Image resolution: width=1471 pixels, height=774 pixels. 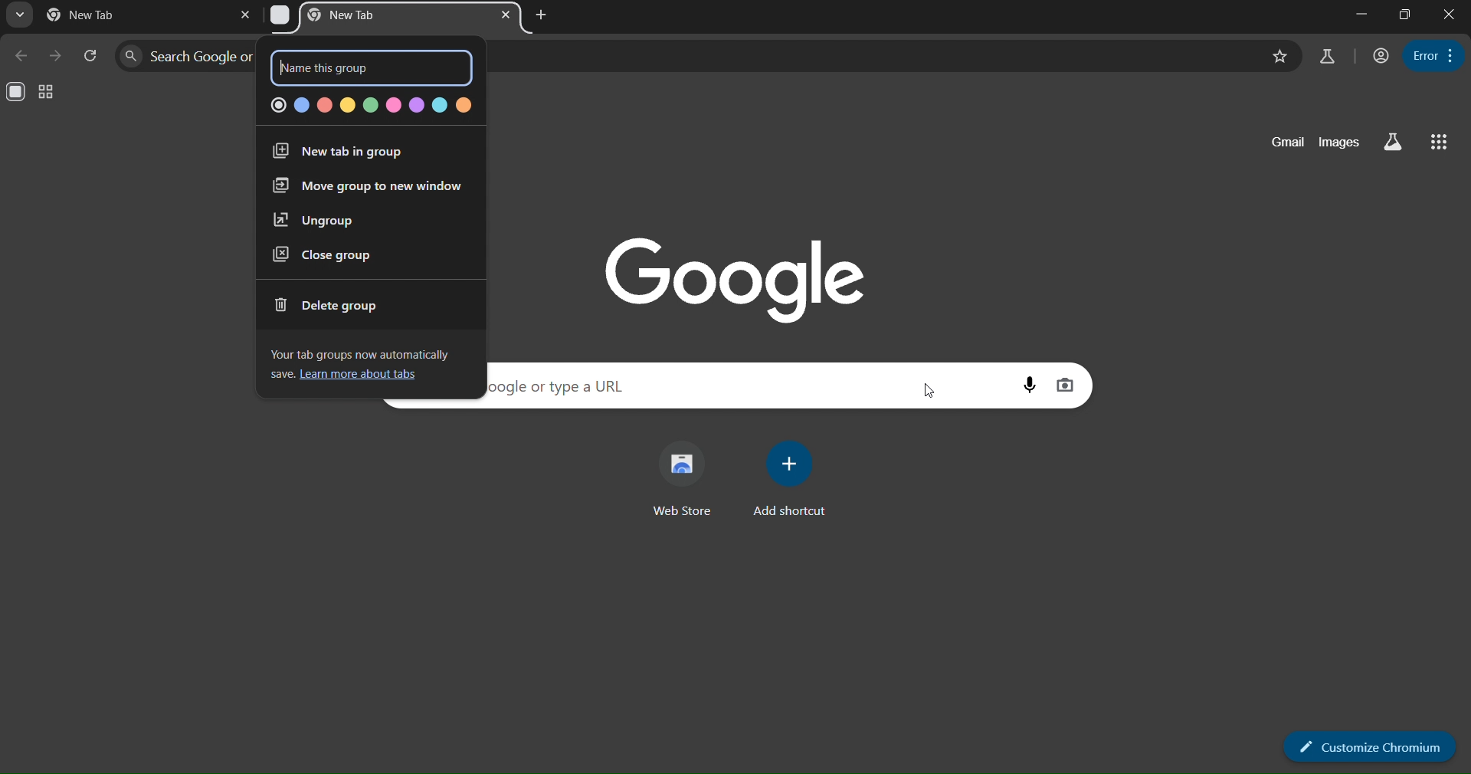 I want to click on web store, so click(x=684, y=481).